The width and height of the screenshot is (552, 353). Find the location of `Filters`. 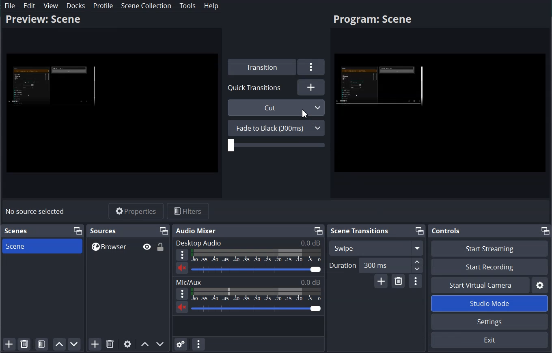

Filters is located at coordinates (188, 211).